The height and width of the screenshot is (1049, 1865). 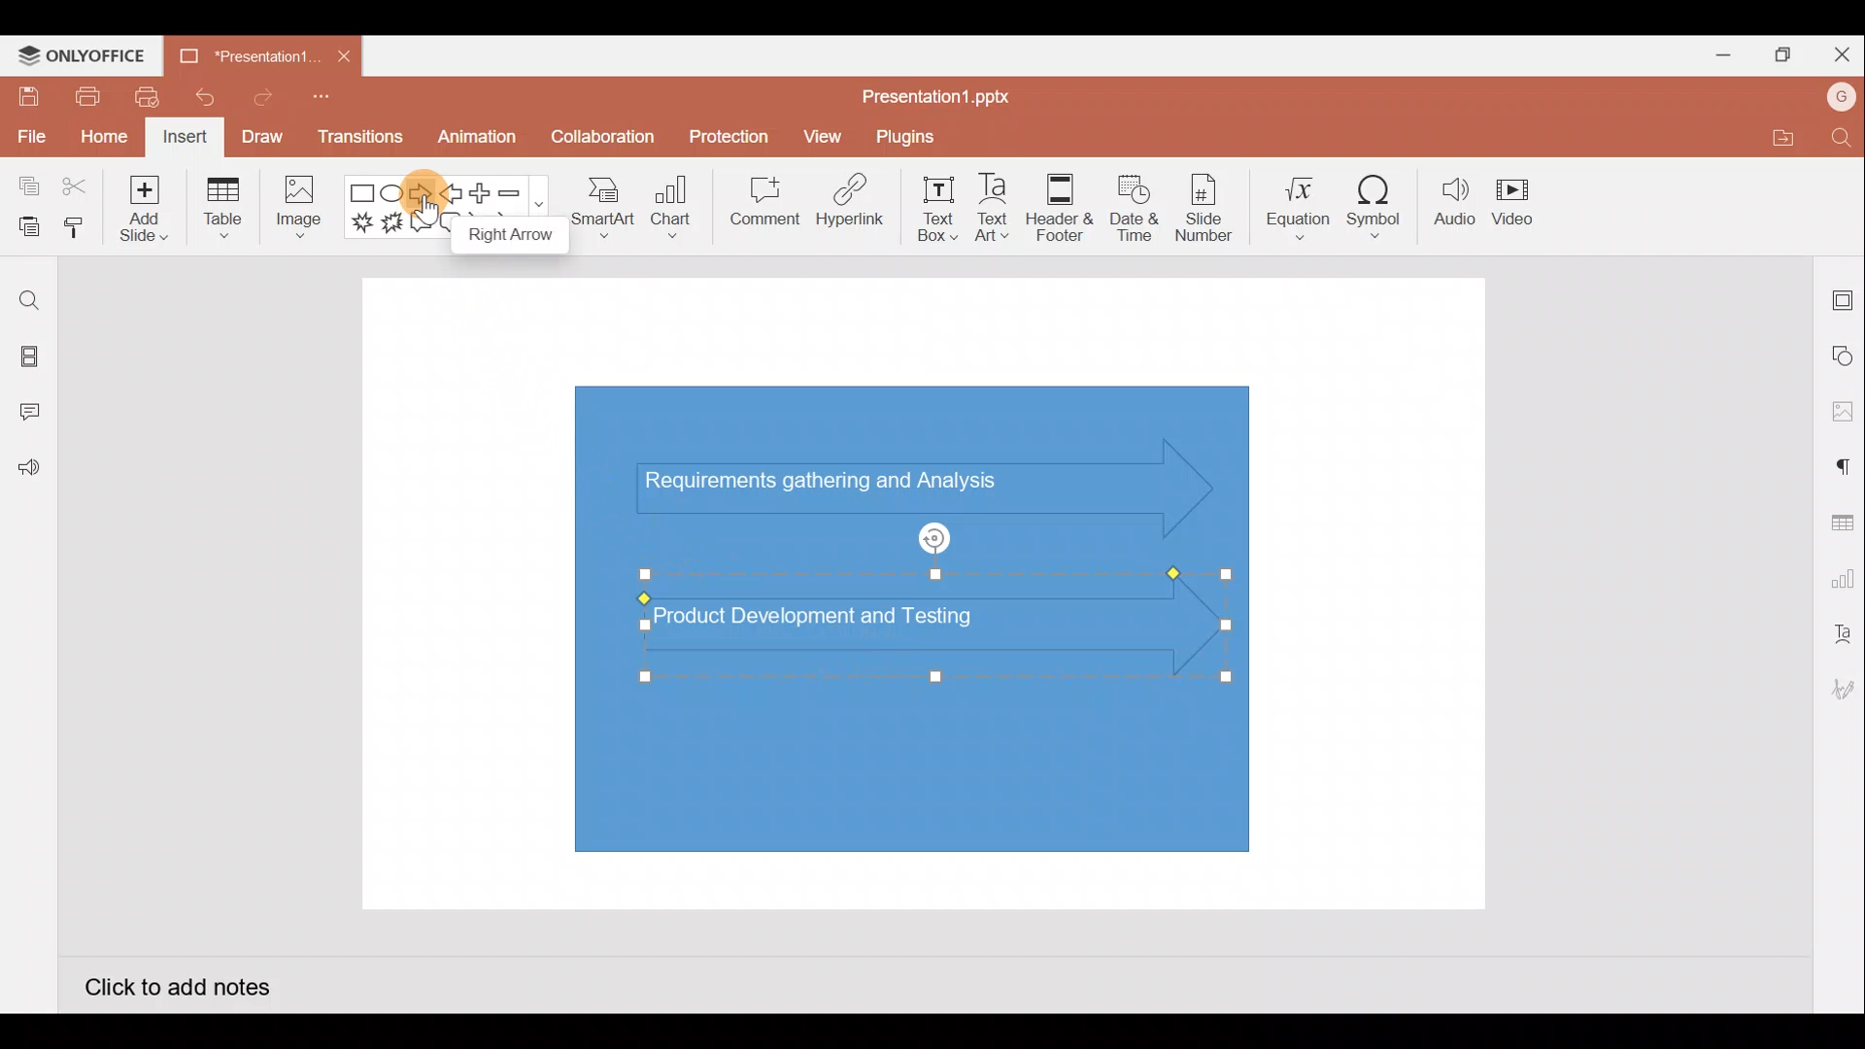 What do you see at coordinates (1780, 137) in the screenshot?
I see `Open file location` at bounding box center [1780, 137].